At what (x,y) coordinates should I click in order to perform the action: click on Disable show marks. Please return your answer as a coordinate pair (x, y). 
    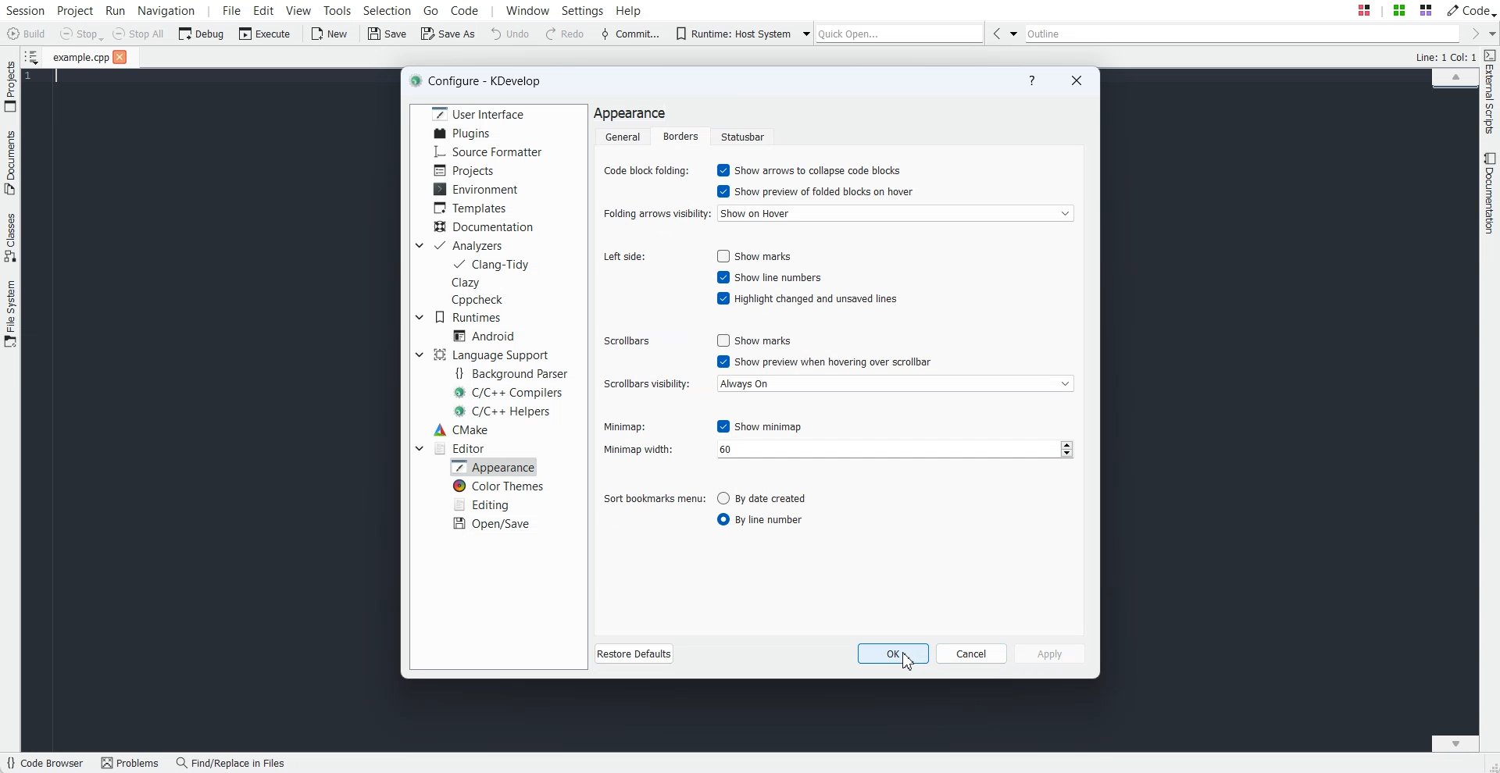
    Looking at the image, I should click on (759, 341).